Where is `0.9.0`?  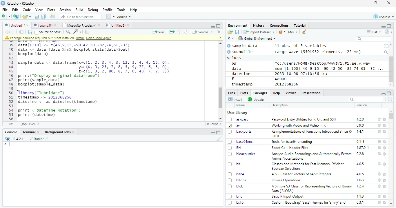 0.9.0 is located at coordinates (360, 125).